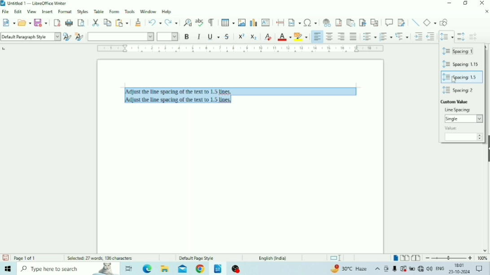  Describe the element at coordinates (446, 37) in the screenshot. I see `Set Line Spacing` at that location.